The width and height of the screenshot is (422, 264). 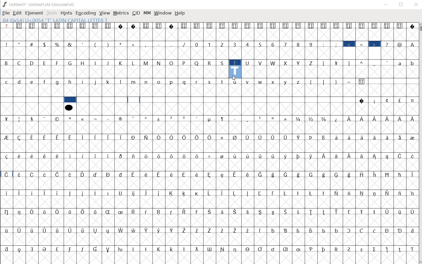 I want to click on metrics, so click(x=121, y=14).